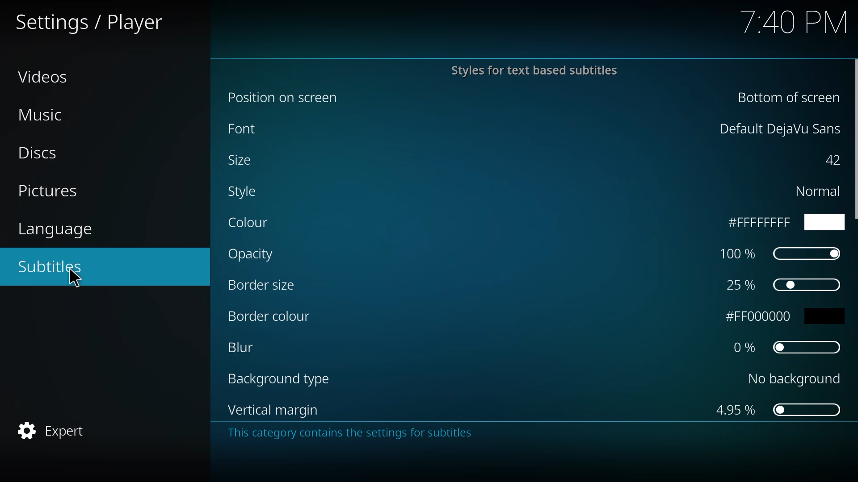  I want to click on no background, so click(792, 377).